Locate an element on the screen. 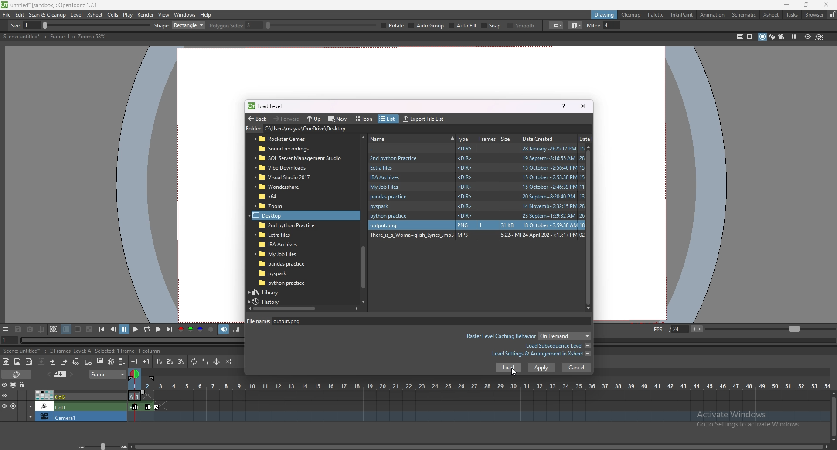 The width and height of the screenshot is (837, 450). level is located at coordinates (78, 15).